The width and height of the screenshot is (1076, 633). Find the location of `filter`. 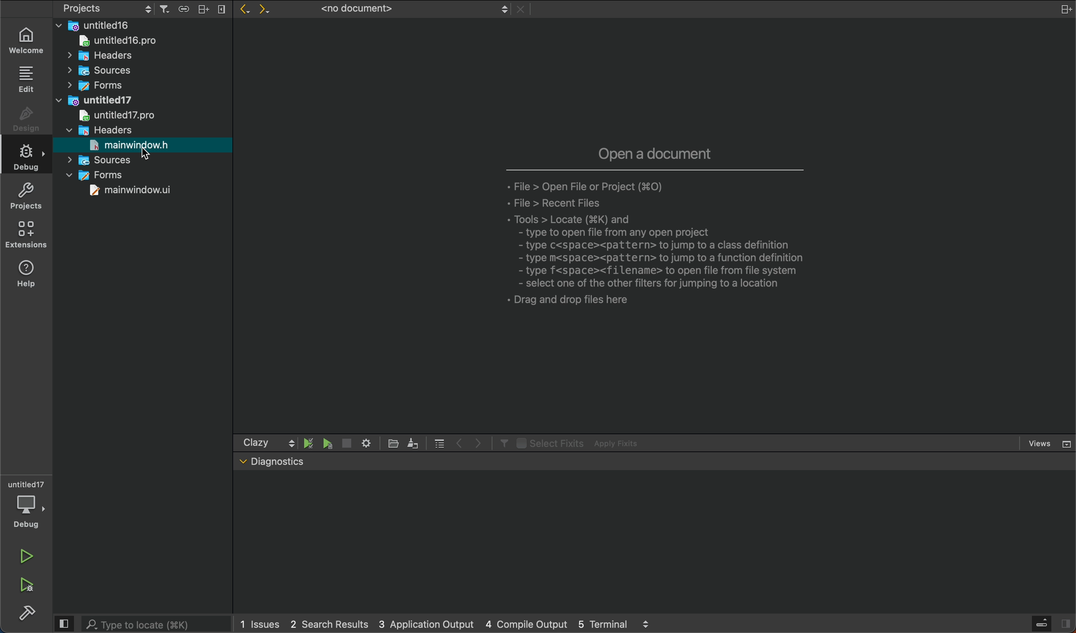

filter is located at coordinates (164, 9).